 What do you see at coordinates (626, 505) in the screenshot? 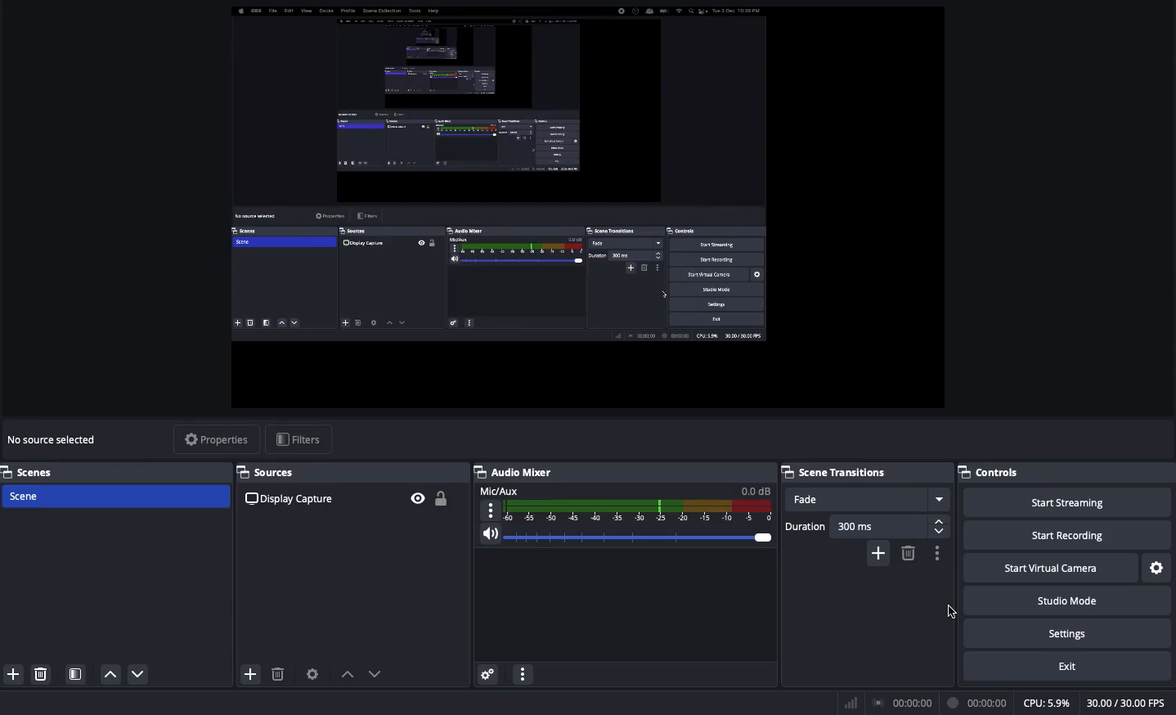
I see `Audio Mixer` at bounding box center [626, 505].